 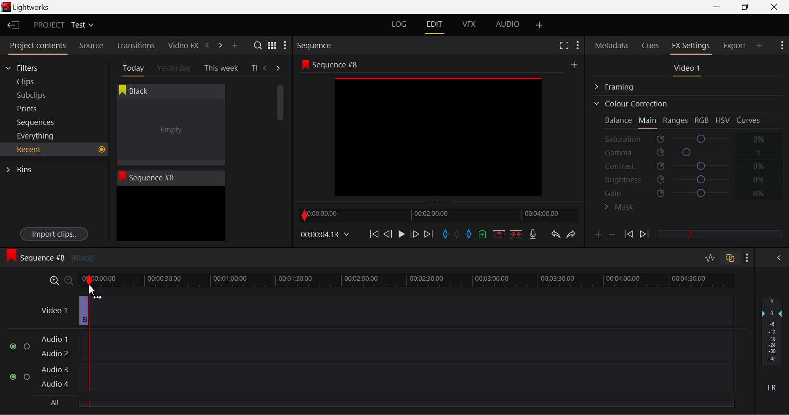 I want to click on Cursor MOUSE_DOWN on Black Clip, so click(x=170, y=132).